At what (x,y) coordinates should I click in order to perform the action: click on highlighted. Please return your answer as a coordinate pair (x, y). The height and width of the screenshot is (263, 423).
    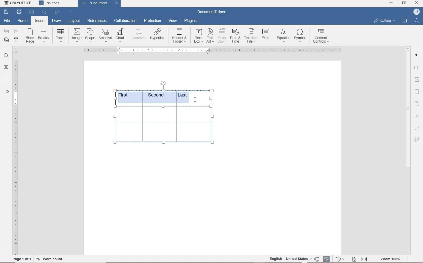
    Looking at the image, I should click on (158, 96).